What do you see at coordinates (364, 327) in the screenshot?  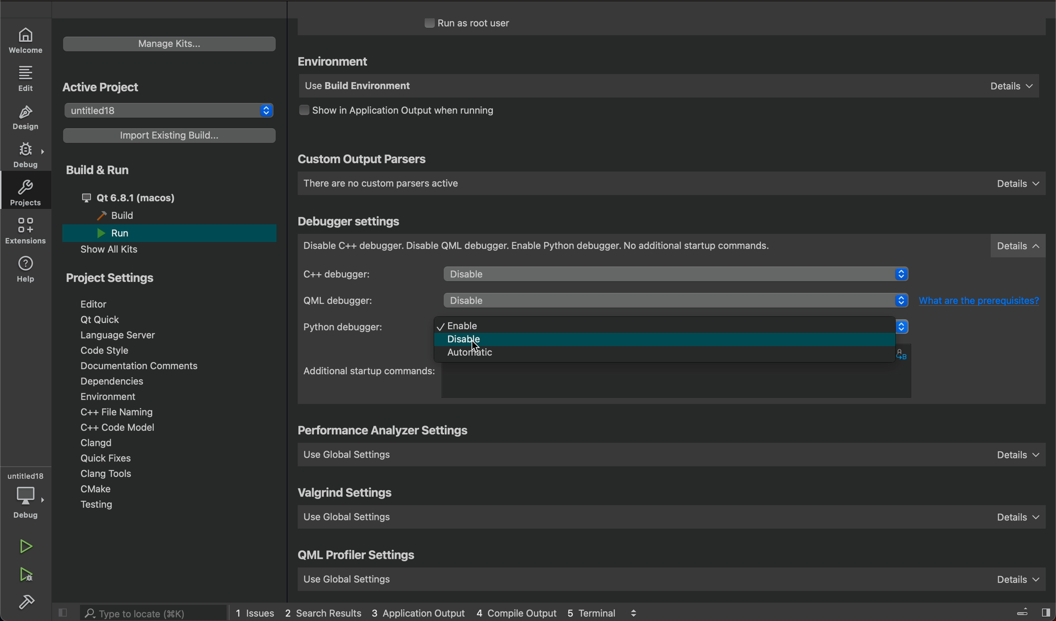 I see `python debugger` at bounding box center [364, 327].